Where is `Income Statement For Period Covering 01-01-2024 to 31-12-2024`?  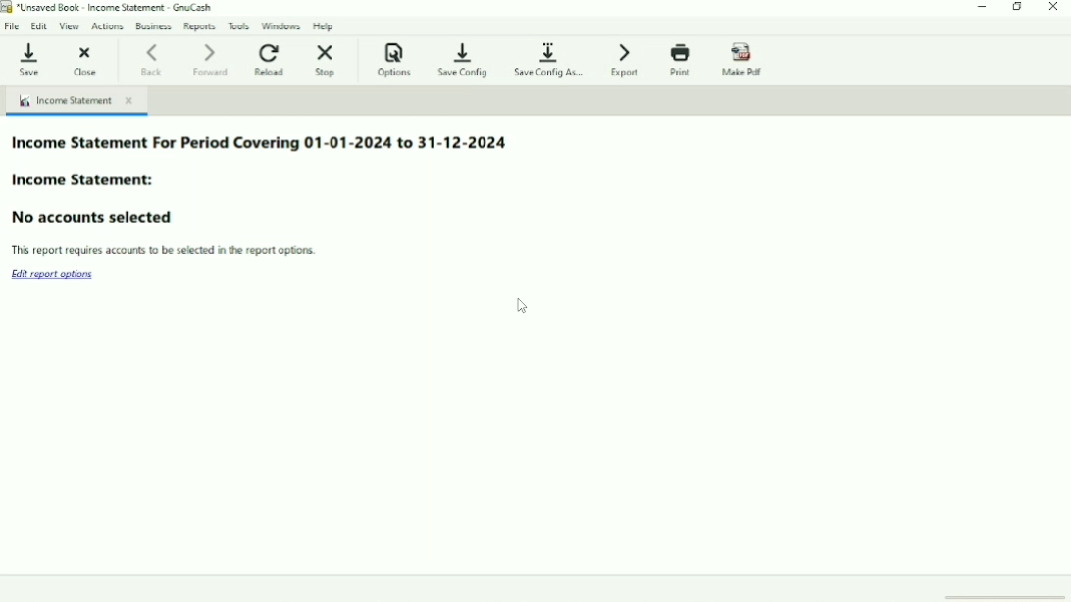 Income Statement For Period Covering 01-01-2024 to 31-12-2024 is located at coordinates (261, 145).